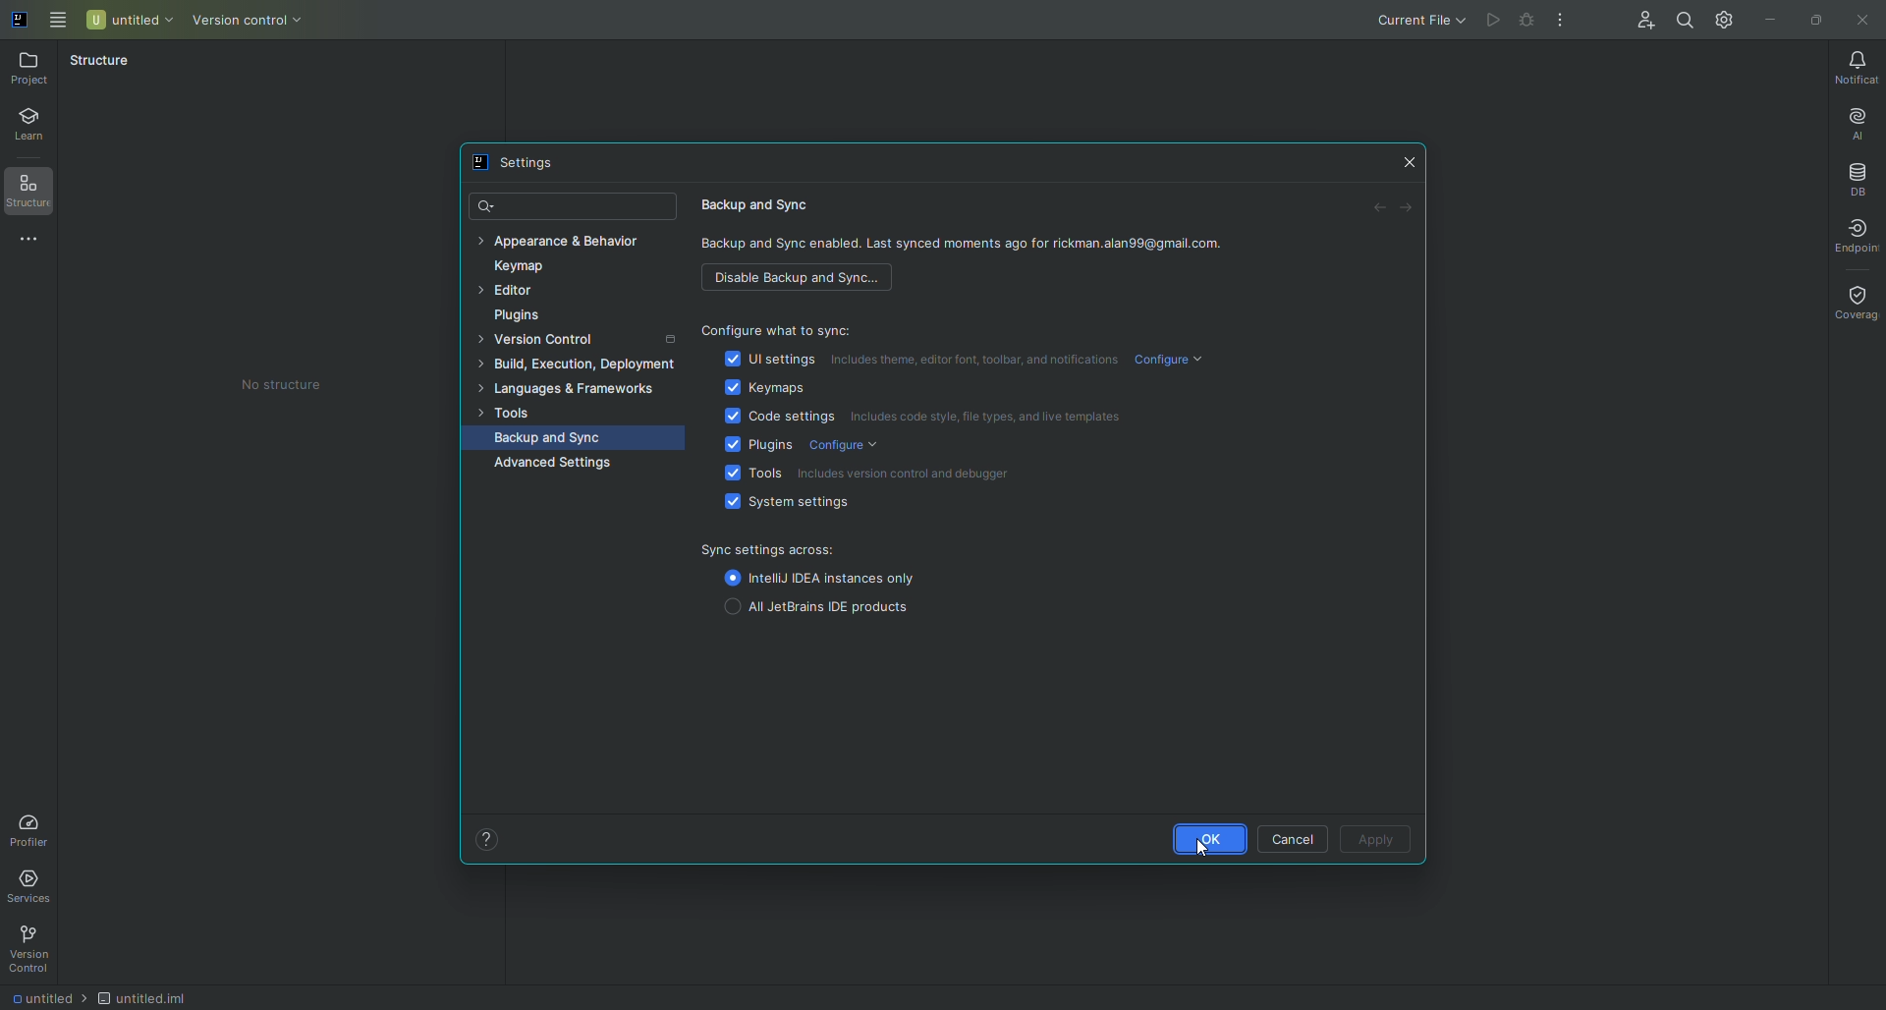  Describe the element at coordinates (554, 464) in the screenshot. I see `Advanced Settings` at that location.